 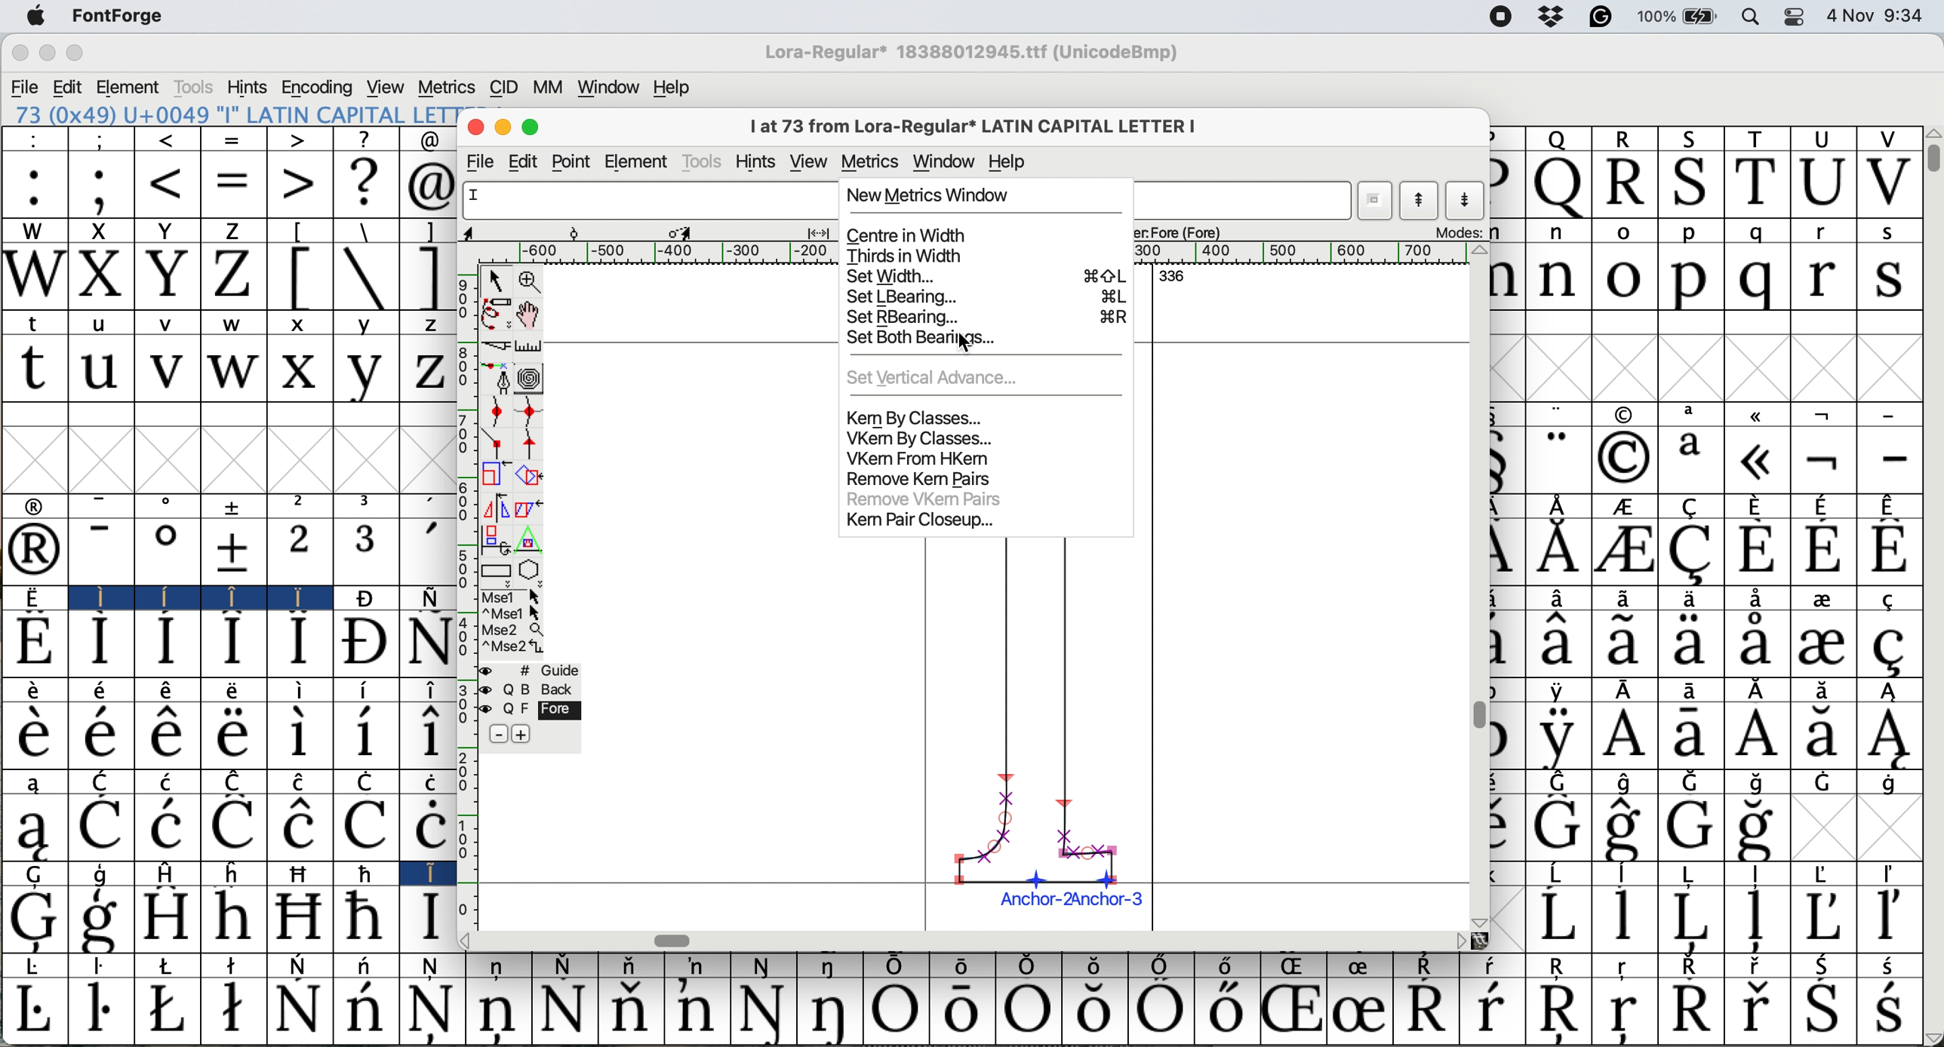 I want to click on Symbol, so click(x=1826, y=690).